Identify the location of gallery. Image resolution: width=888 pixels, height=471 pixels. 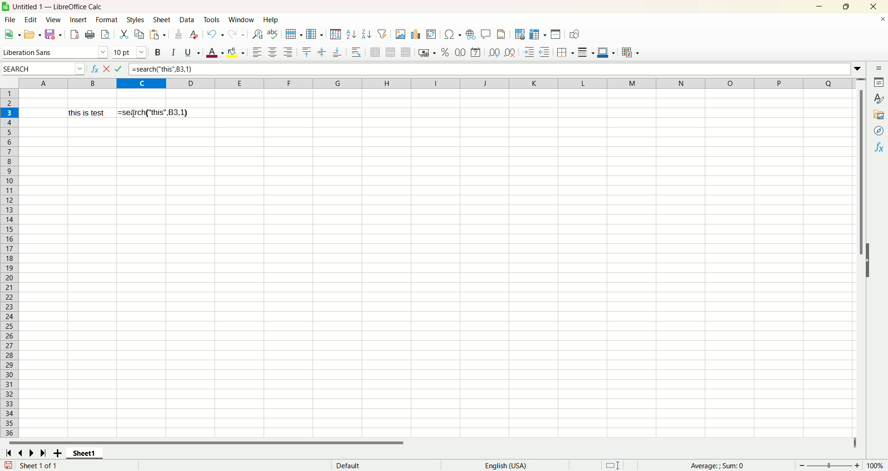
(879, 114).